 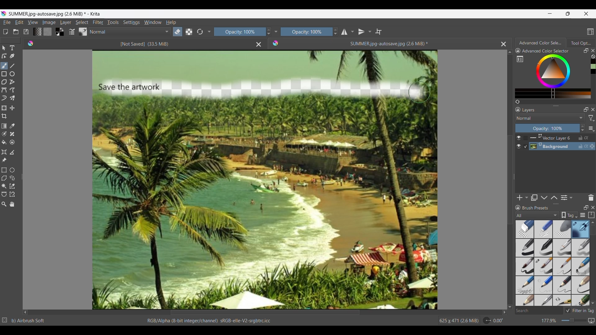 What do you see at coordinates (555, 105) in the screenshot?
I see `Change height of panels attached to this line` at bounding box center [555, 105].